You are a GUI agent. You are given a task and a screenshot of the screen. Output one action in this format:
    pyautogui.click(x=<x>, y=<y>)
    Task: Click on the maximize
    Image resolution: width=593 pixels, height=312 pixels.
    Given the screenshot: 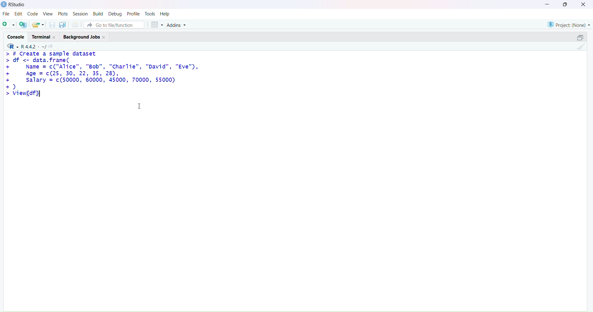 What is the action you would take?
    pyautogui.click(x=567, y=5)
    